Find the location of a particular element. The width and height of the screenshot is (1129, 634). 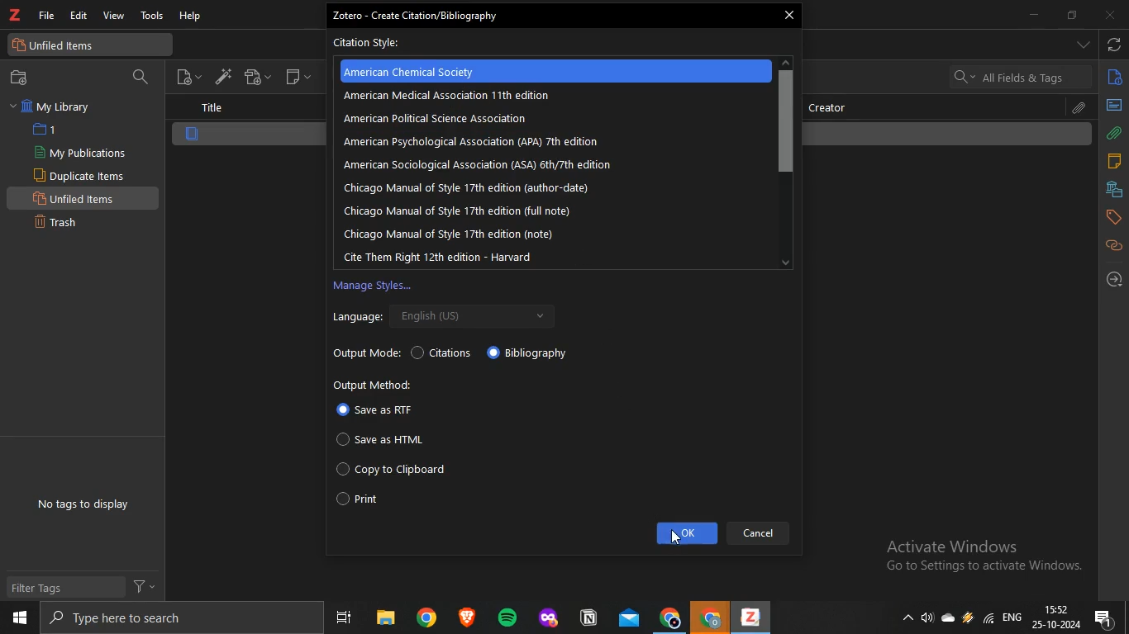

mail is located at coordinates (631, 617).